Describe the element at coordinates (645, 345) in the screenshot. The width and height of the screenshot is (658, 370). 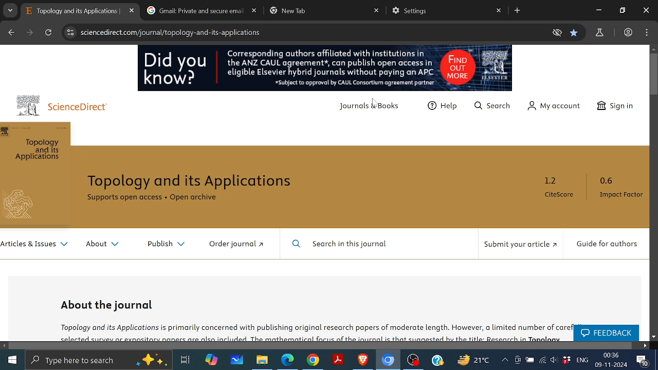
I see `move right` at that location.